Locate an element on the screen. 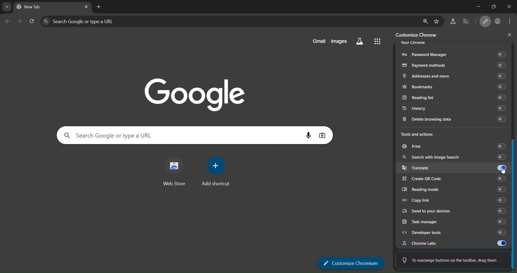  search with image search is located at coordinates (454, 156).